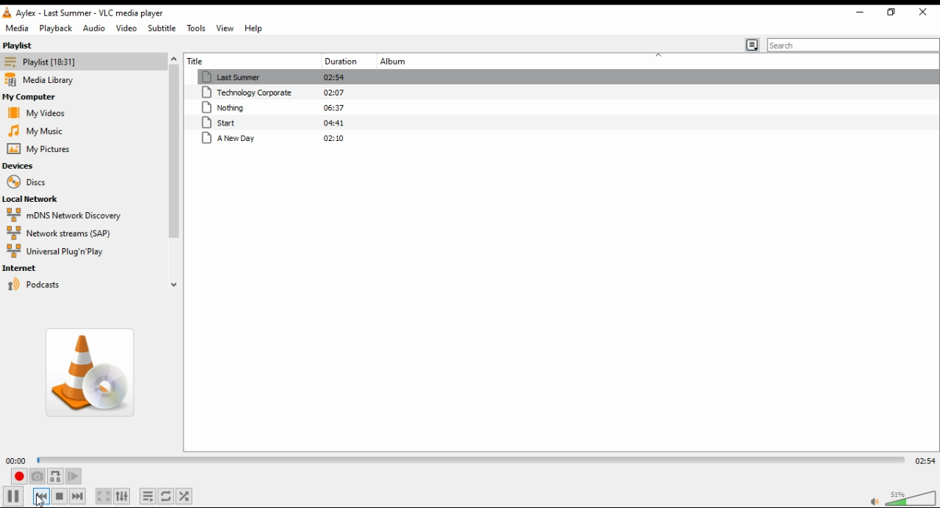 This screenshot has width=940, height=508. Describe the element at coordinates (238, 76) in the screenshot. I see `last summer` at that location.